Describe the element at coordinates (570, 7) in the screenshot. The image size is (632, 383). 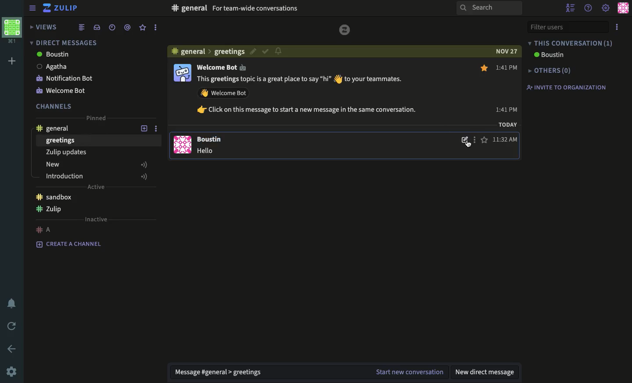
I see `hide user list` at that location.